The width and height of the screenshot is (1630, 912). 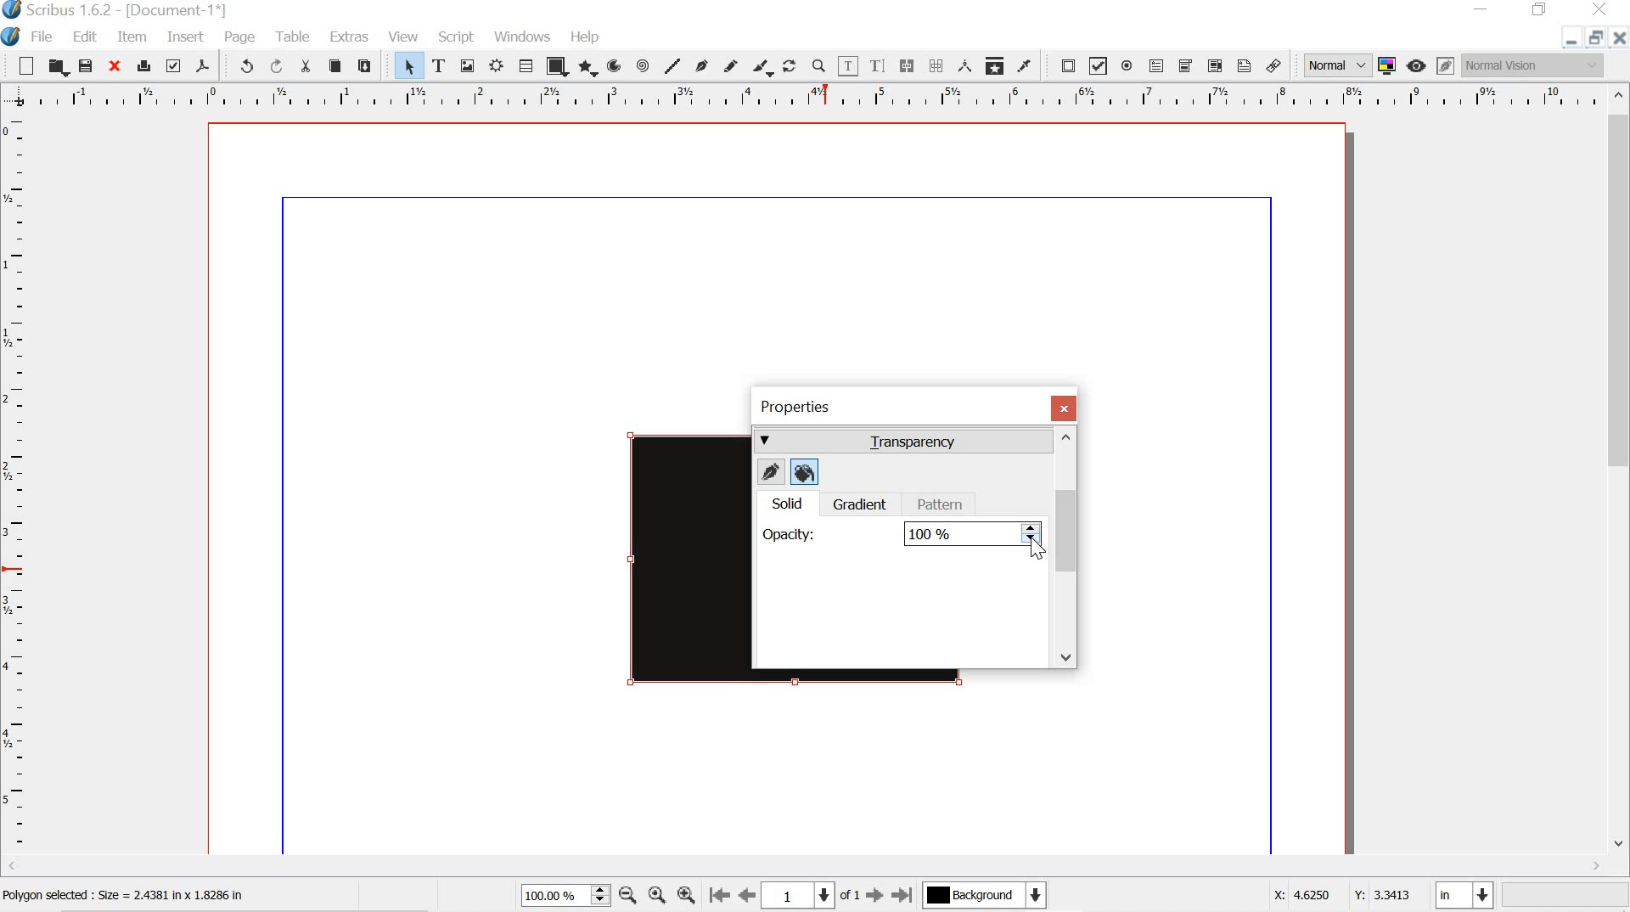 I want to click on open, so click(x=56, y=65).